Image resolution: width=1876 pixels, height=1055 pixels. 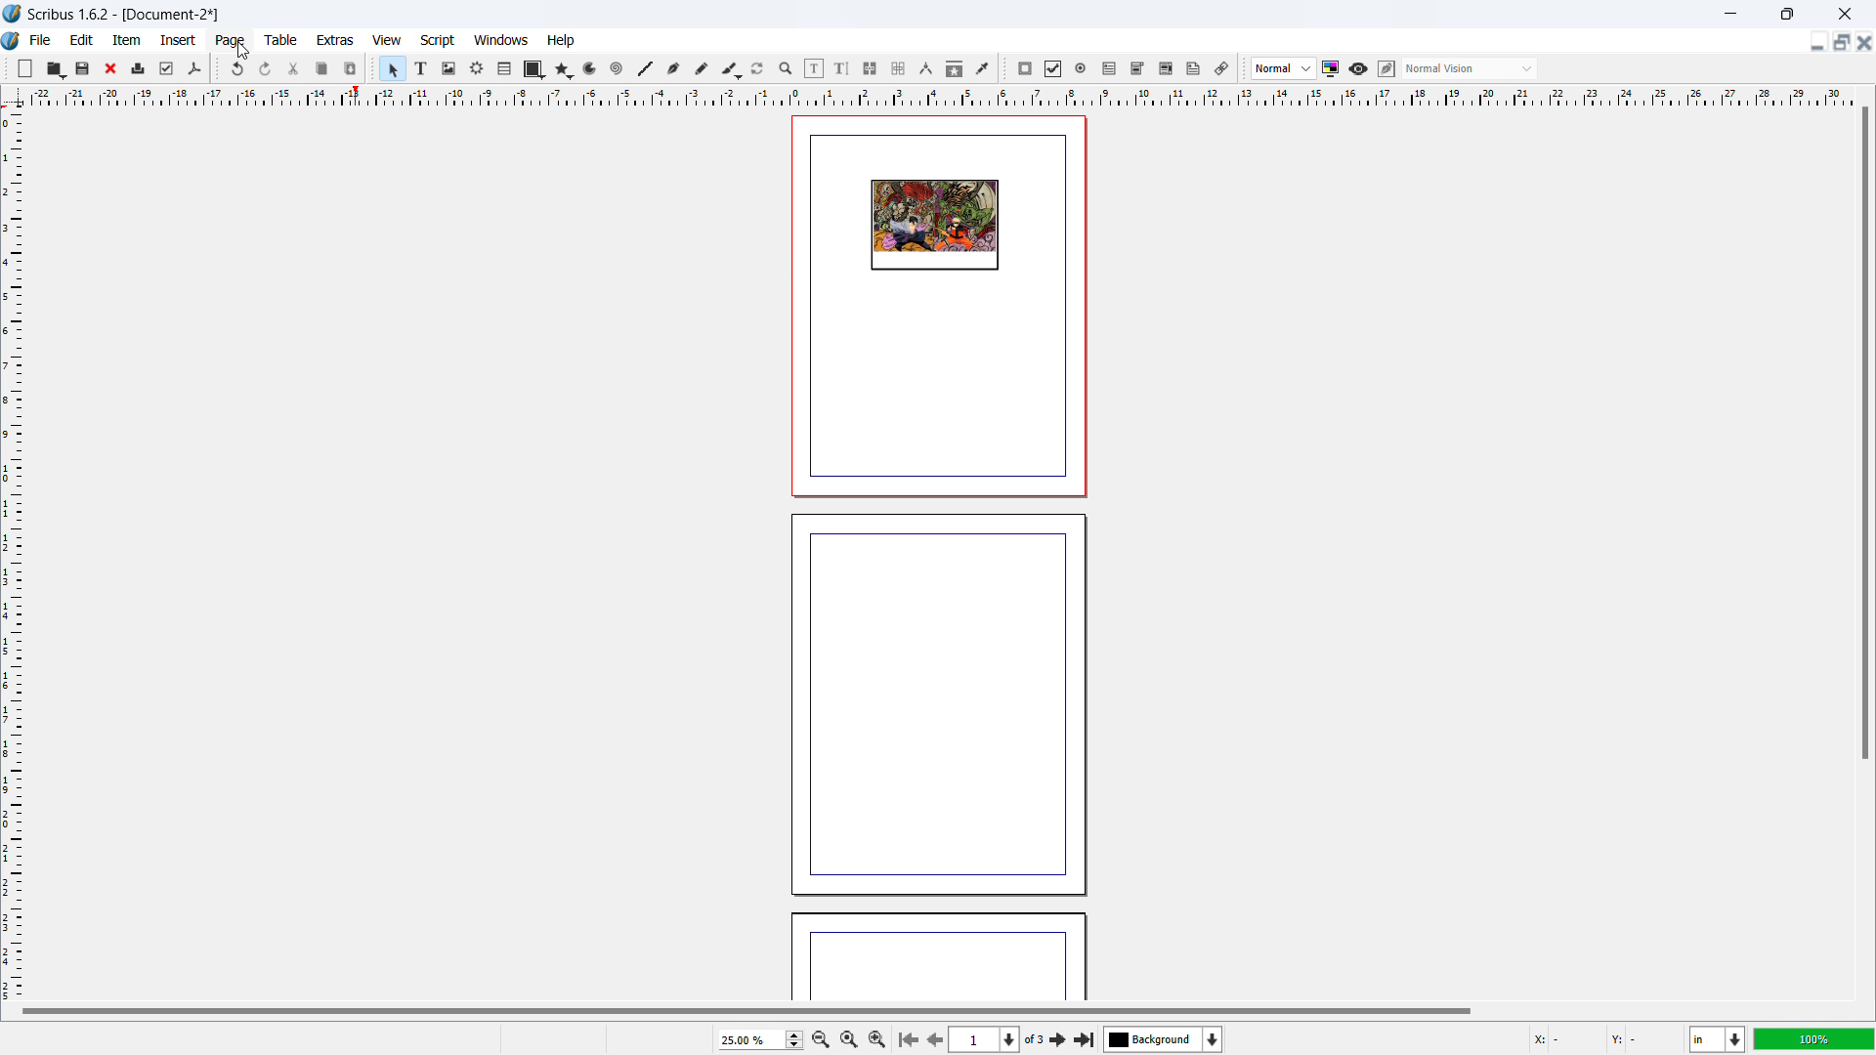 What do you see at coordinates (336, 40) in the screenshot?
I see `extras` at bounding box center [336, 40].